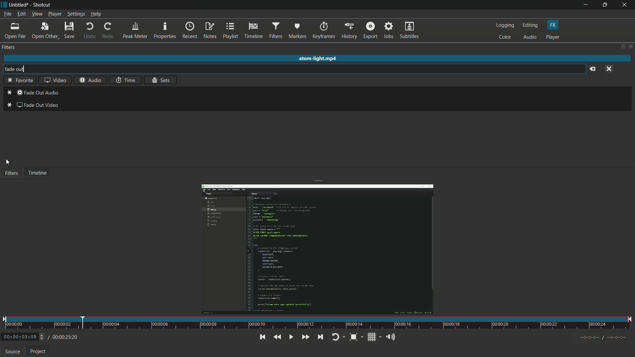 The image size is (635, 357). I want to click on open other, so click(45, 31).